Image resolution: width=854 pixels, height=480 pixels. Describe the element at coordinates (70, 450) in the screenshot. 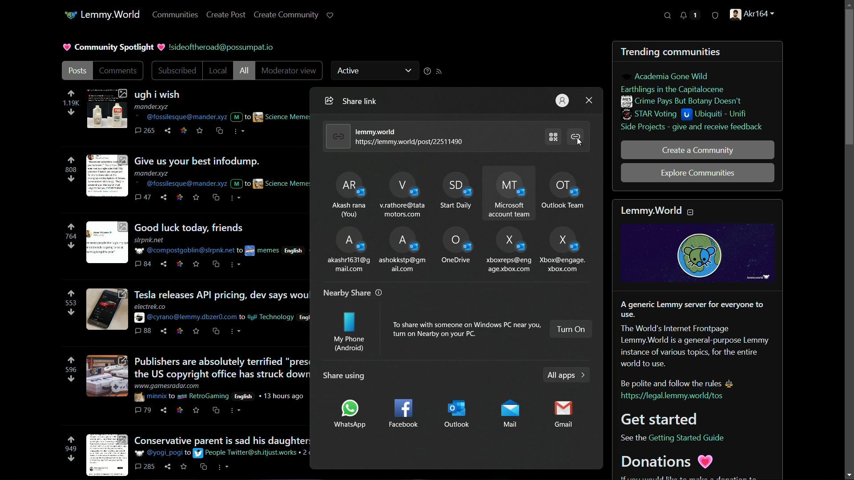

I see `949` at that location.